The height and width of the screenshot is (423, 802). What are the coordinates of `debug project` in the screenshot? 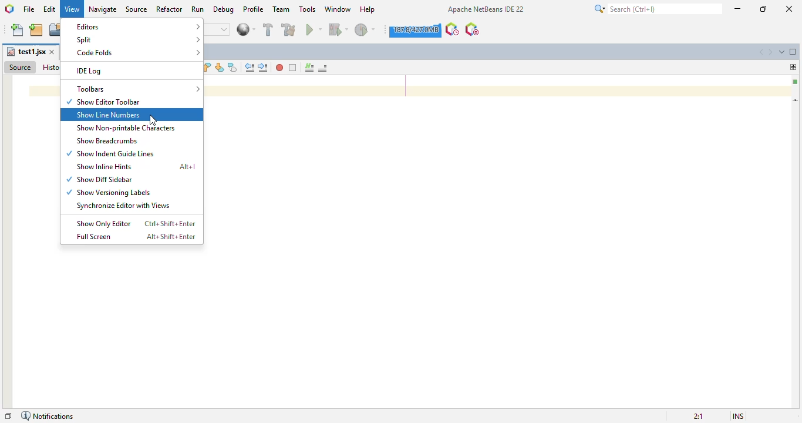 It's located at (339, 29).